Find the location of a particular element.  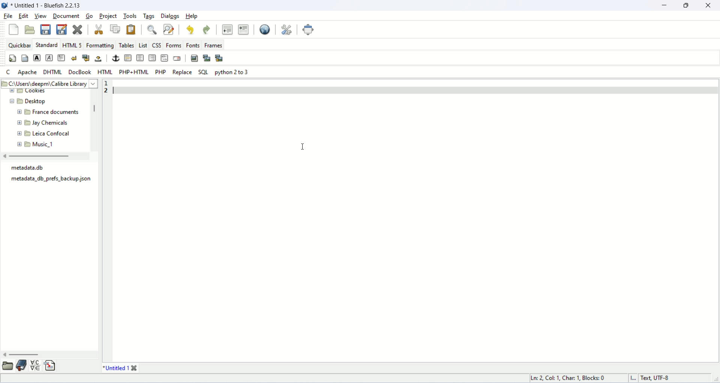

cut is located at coordinates (99, 29).